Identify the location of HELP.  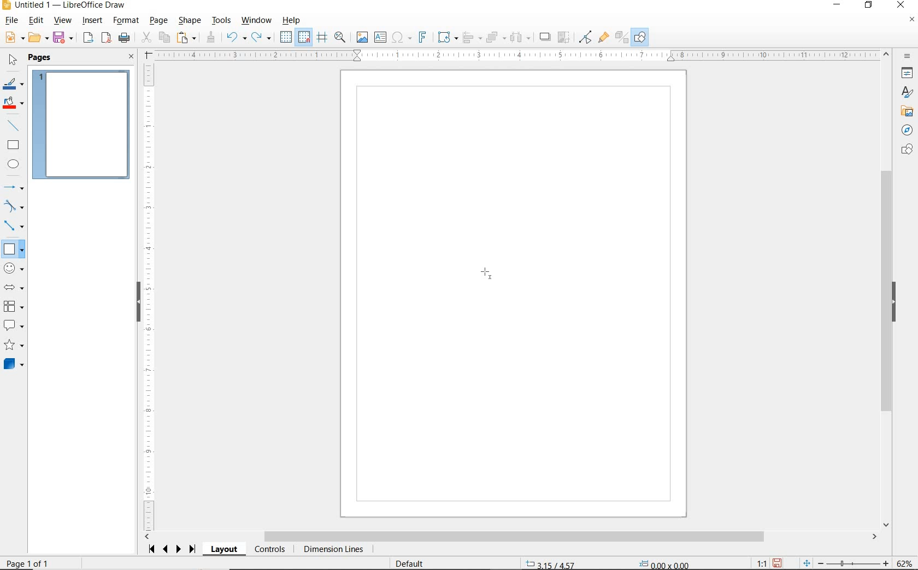
(294, 20).